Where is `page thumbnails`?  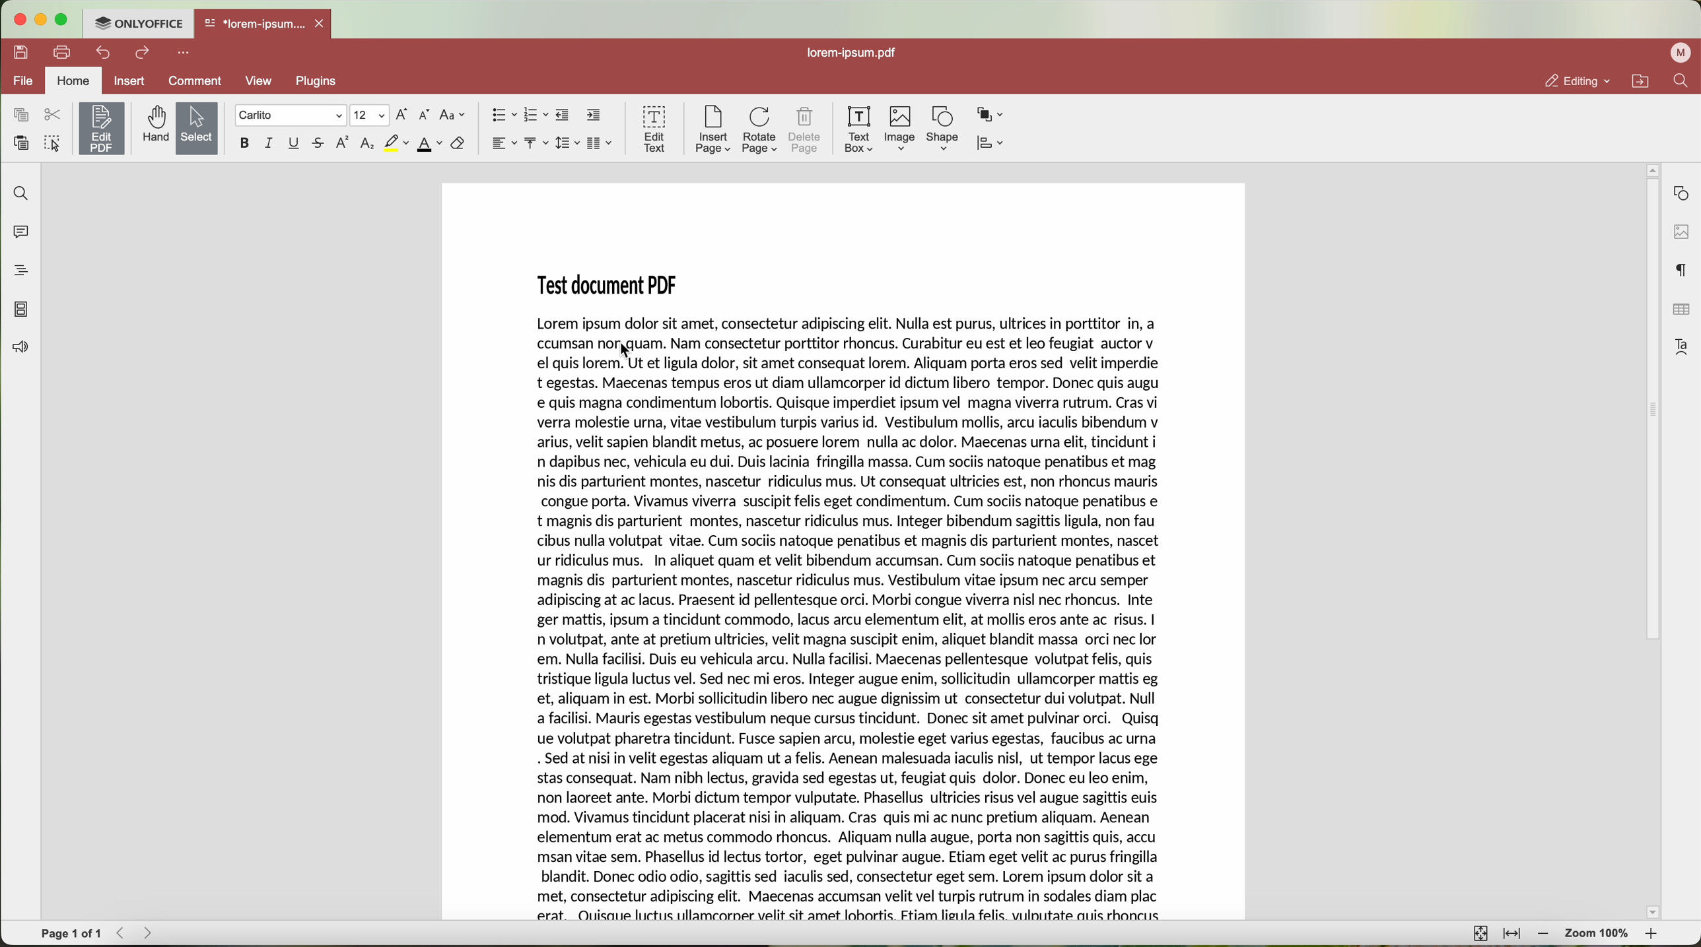
page thumbnails is located at coordinates (21, 310).